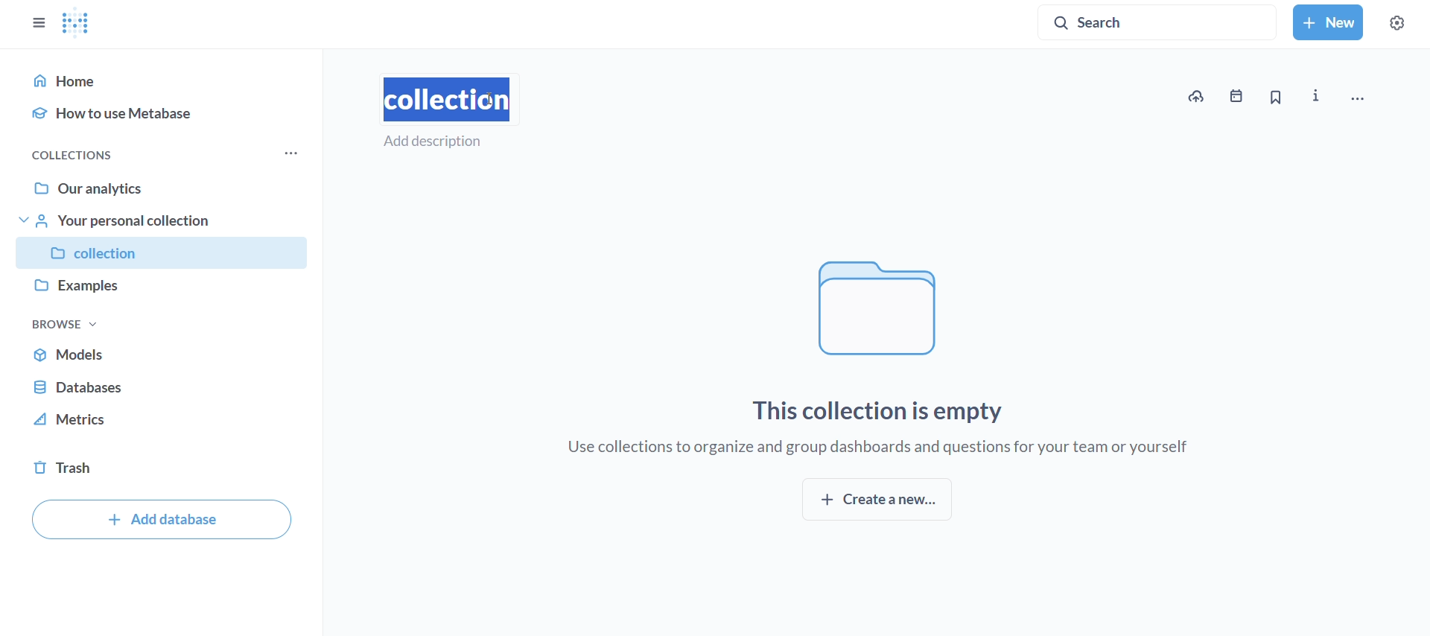 This screenshot has height=636, width=1430. What do you see at coordinates (164, 472) in the screenshot?
I see `trash` at bounding box center [164, 472].